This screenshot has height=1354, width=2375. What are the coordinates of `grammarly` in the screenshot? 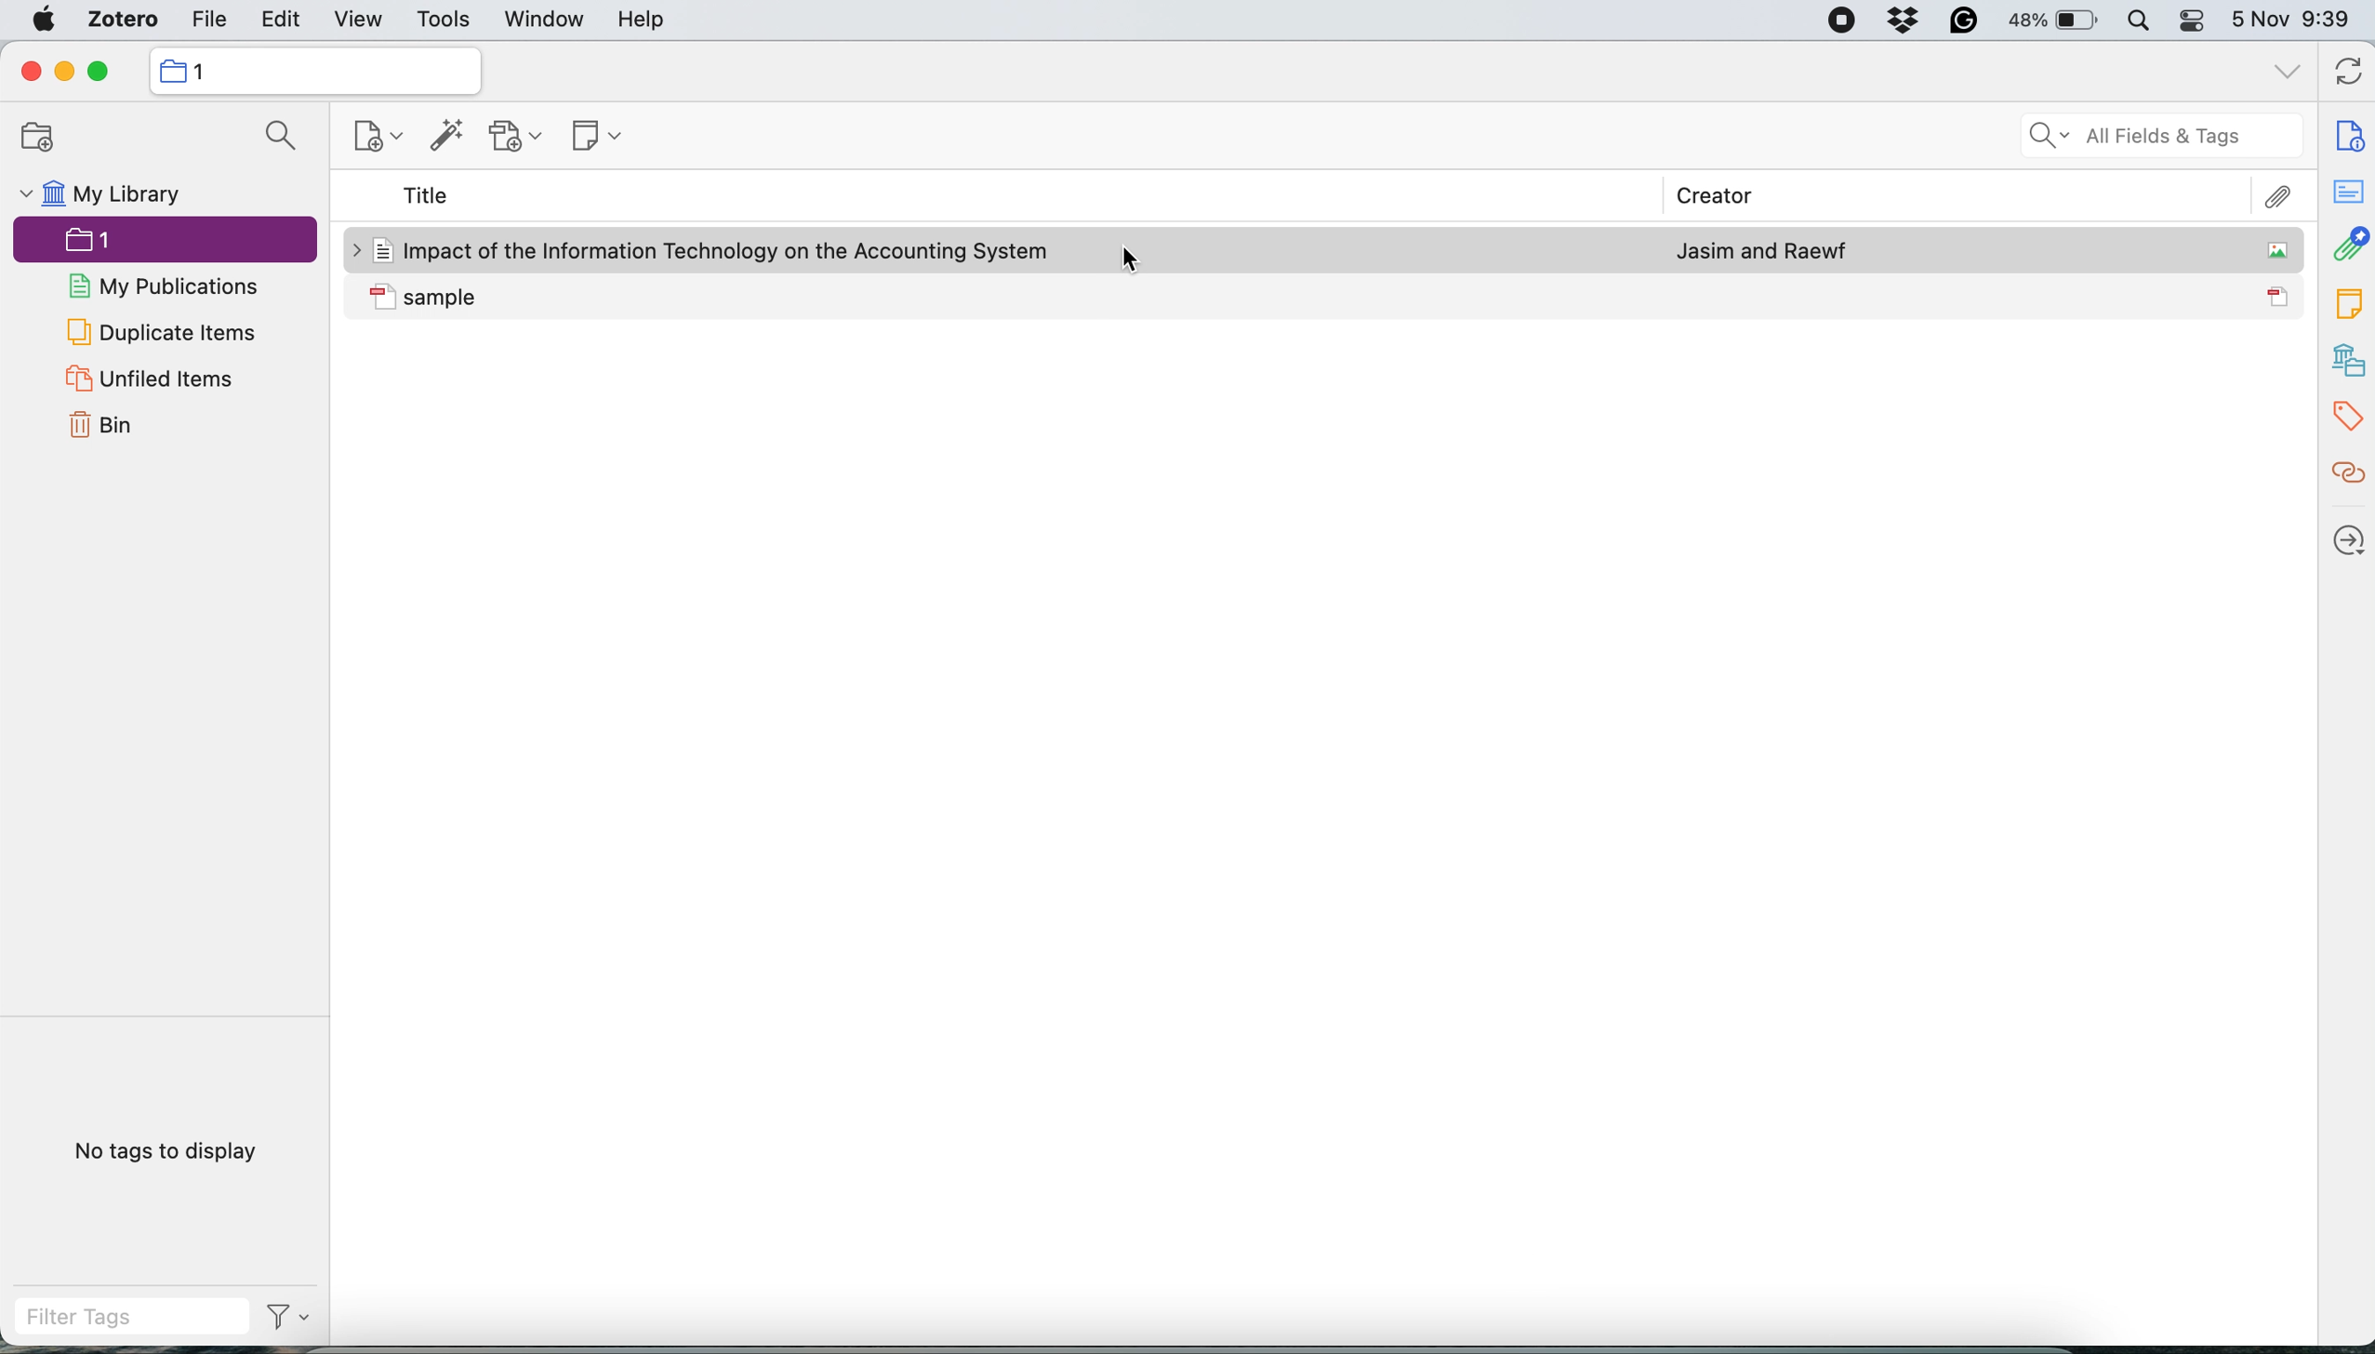 It's located at (1963, 21).